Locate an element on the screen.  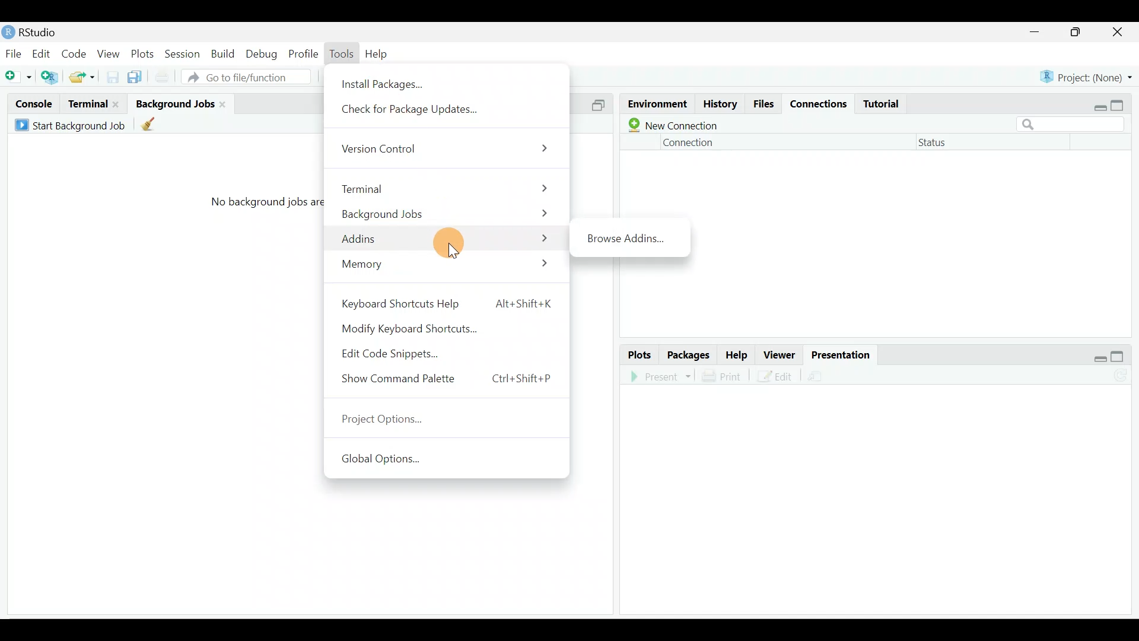
Global Options... is located at coordinates (389, 462).